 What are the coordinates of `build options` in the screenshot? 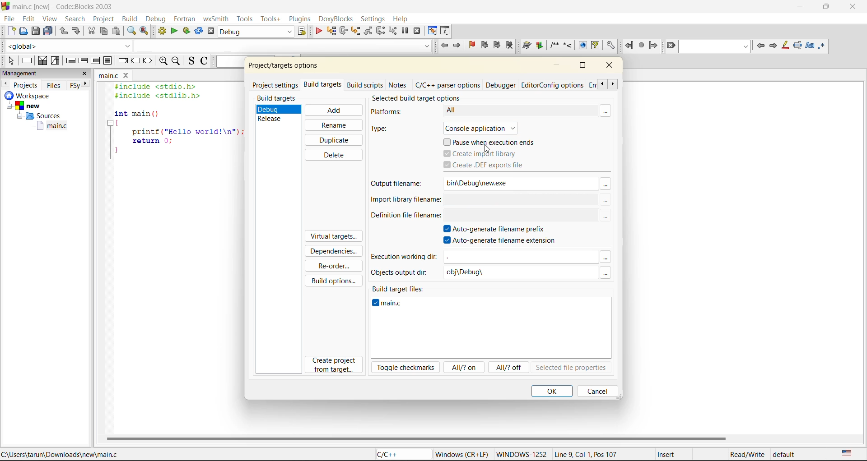 It's located at (336, 279).